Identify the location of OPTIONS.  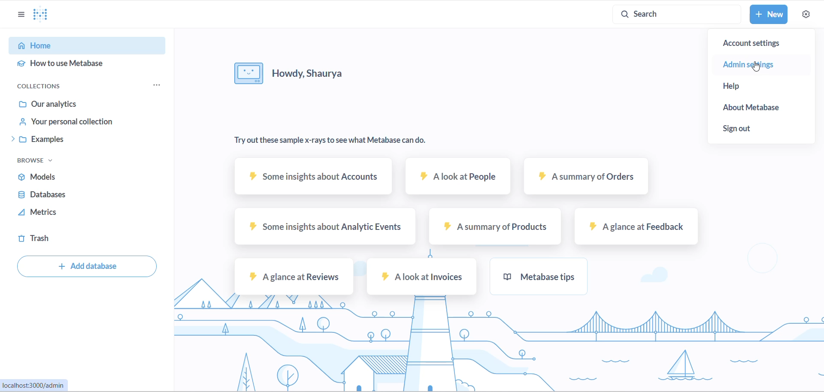
(20, 13).